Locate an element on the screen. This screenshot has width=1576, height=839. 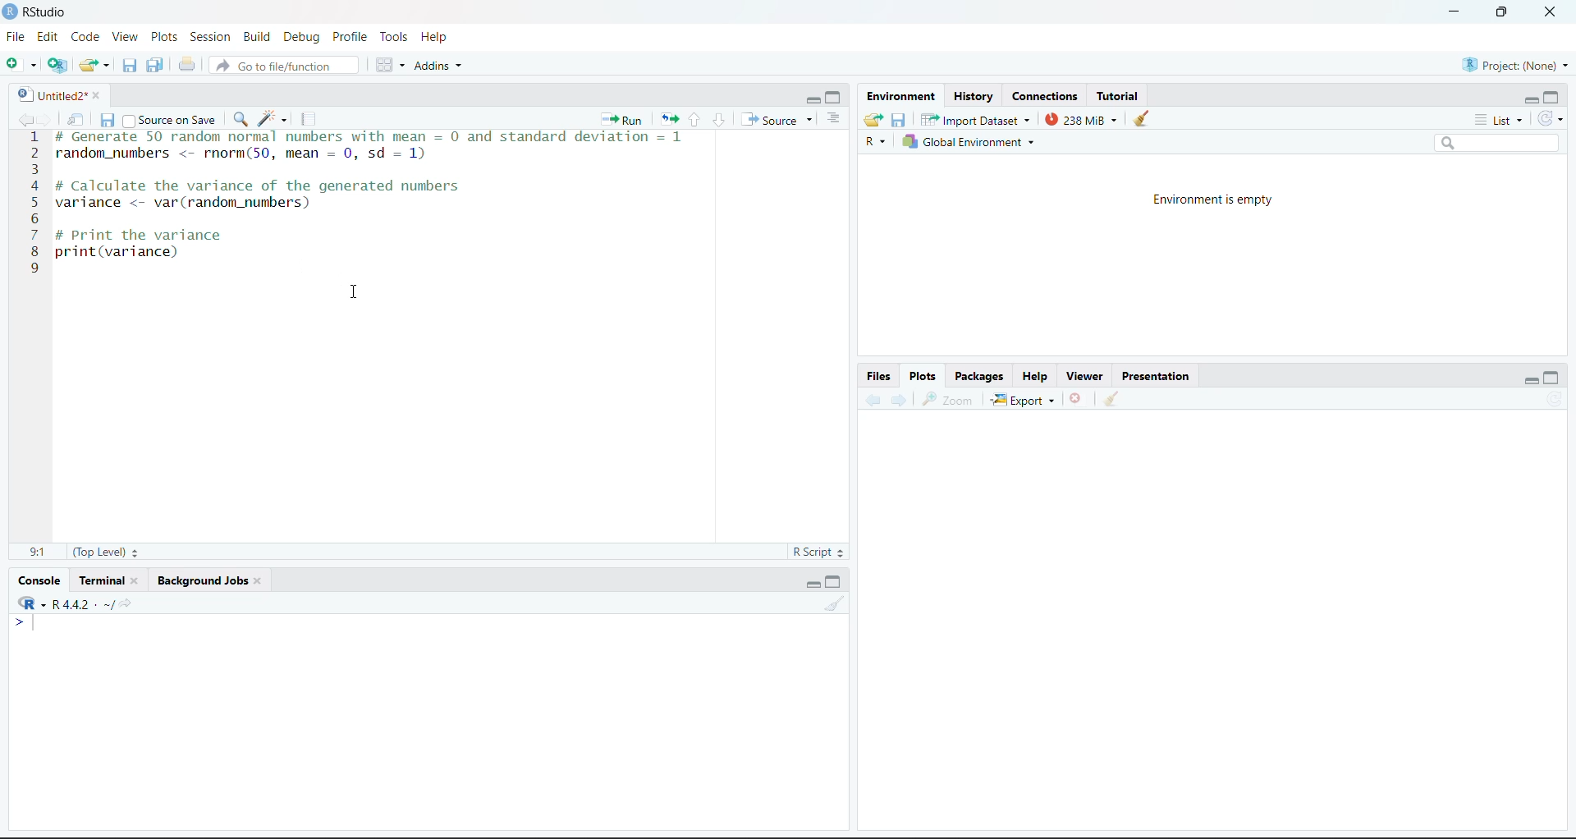
Zoom is located at coordinates (950, 401).